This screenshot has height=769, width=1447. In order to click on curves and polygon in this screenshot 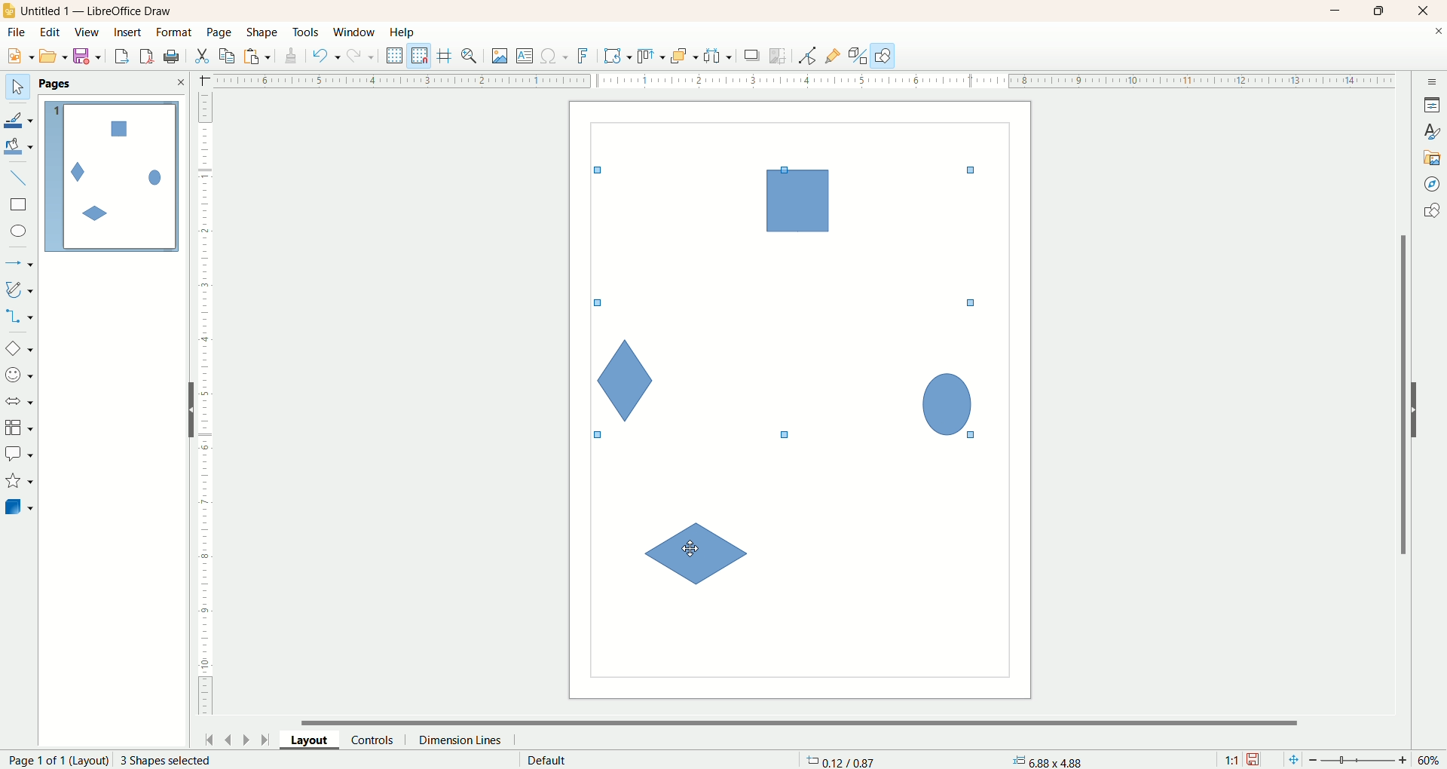, I will do `click(20, 290)`.